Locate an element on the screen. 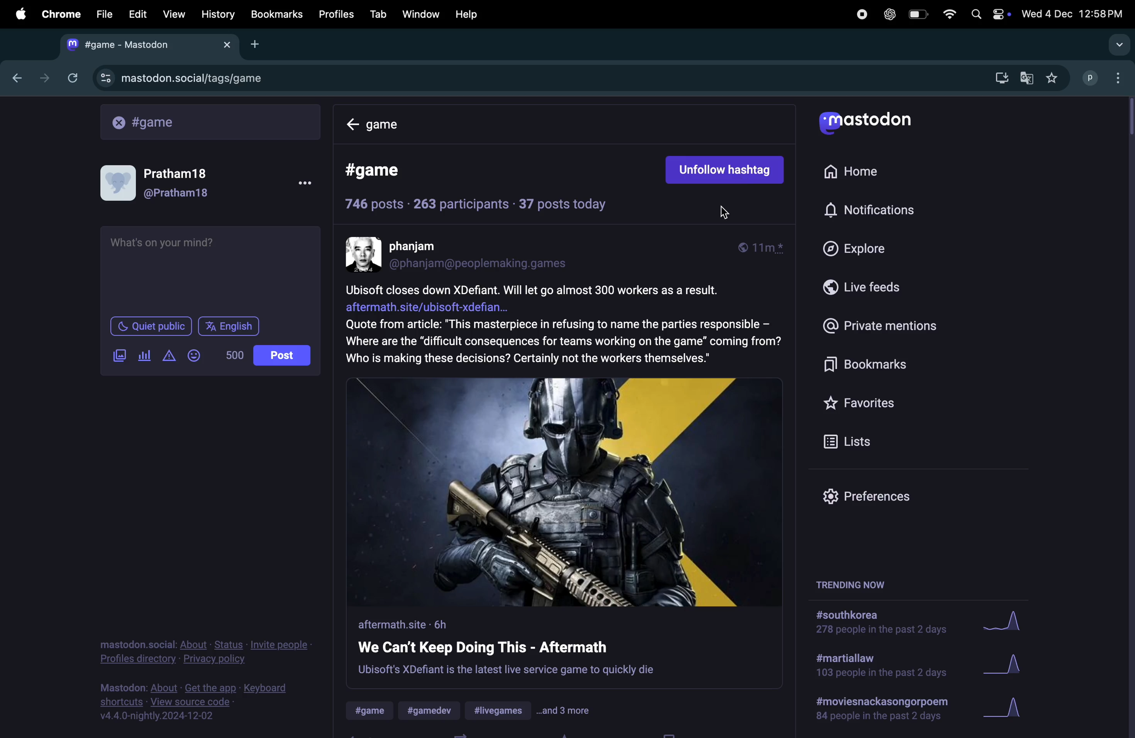 The width and height of the screenshot is (1135, 738). Tab is located at coordinates (378, 13).